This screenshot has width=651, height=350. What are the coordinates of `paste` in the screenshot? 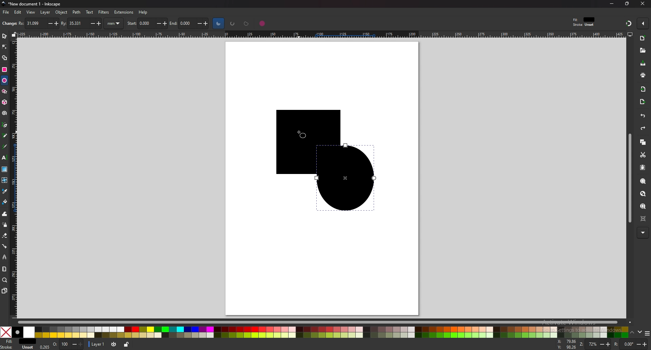 It's located at (643, 168).